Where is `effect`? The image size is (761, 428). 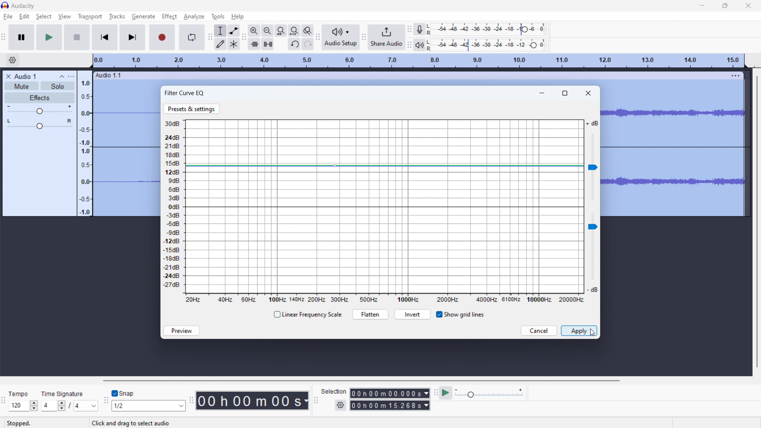
effect is located at coordinates (169, 17).